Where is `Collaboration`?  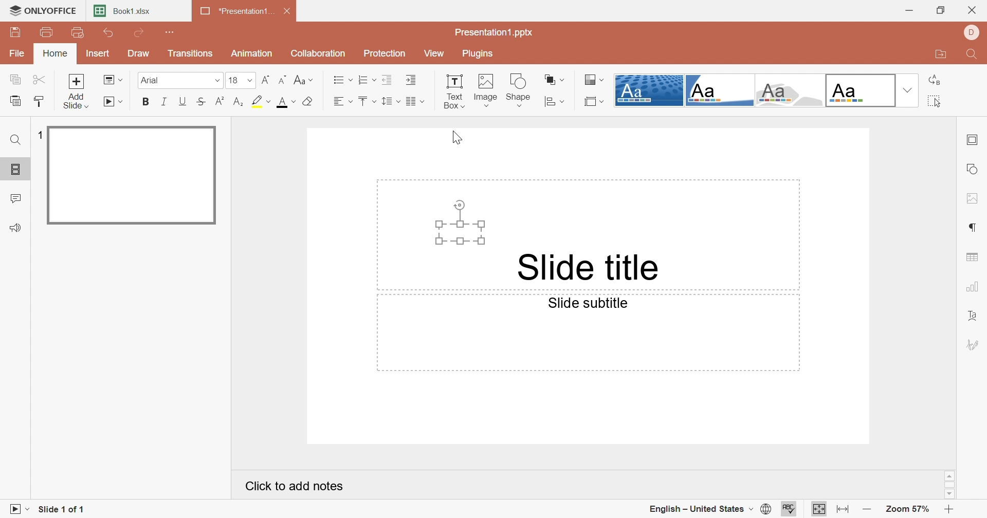 Collaboration is located at coordinates (318, 54).